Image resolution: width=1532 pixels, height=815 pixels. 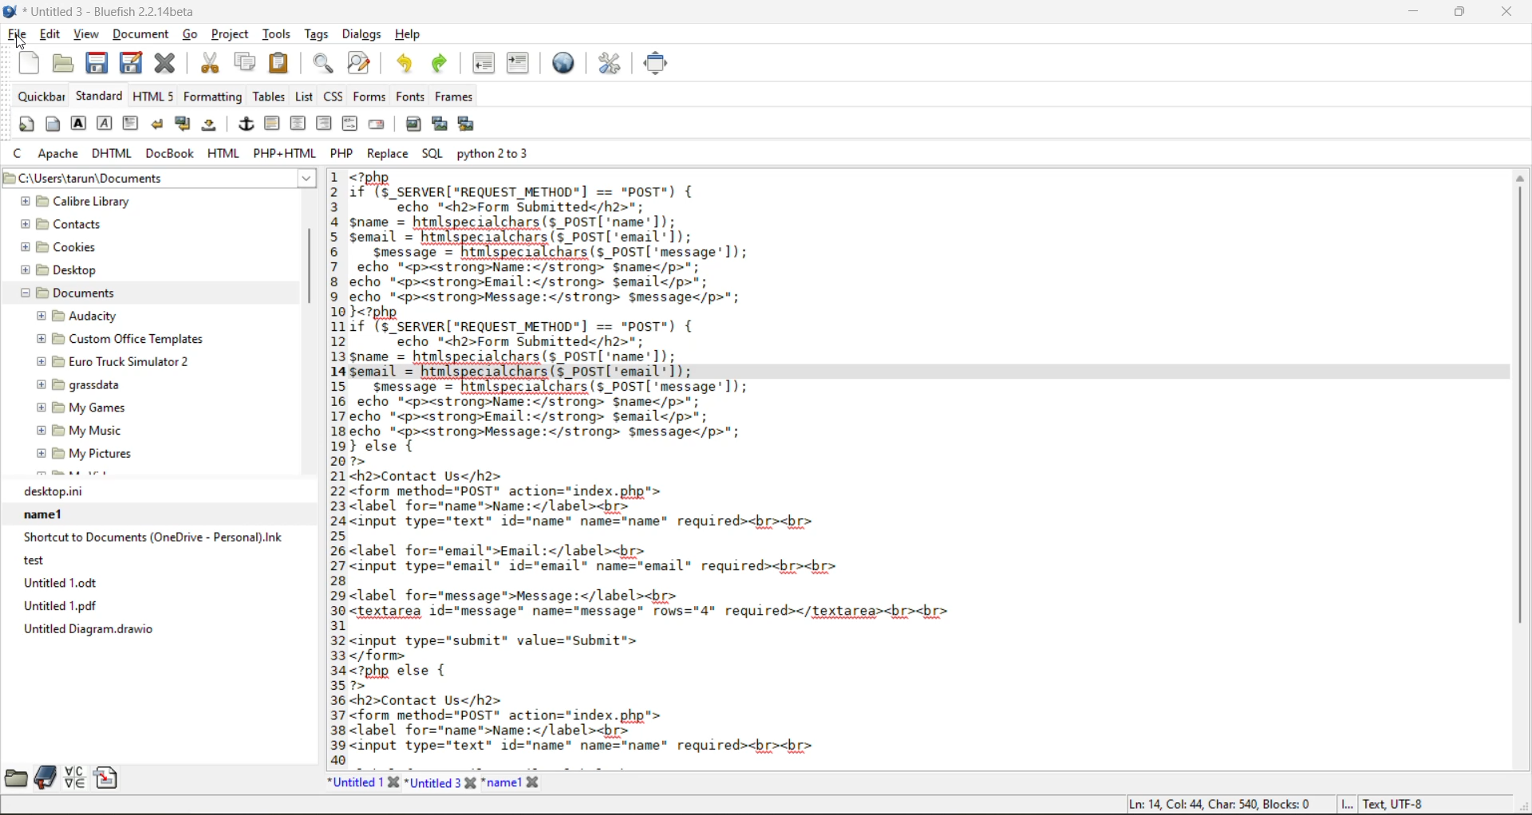 What do you see at coordinates (345, 153) in the screenshot?
I see `php` at bounding box center [345, 153].